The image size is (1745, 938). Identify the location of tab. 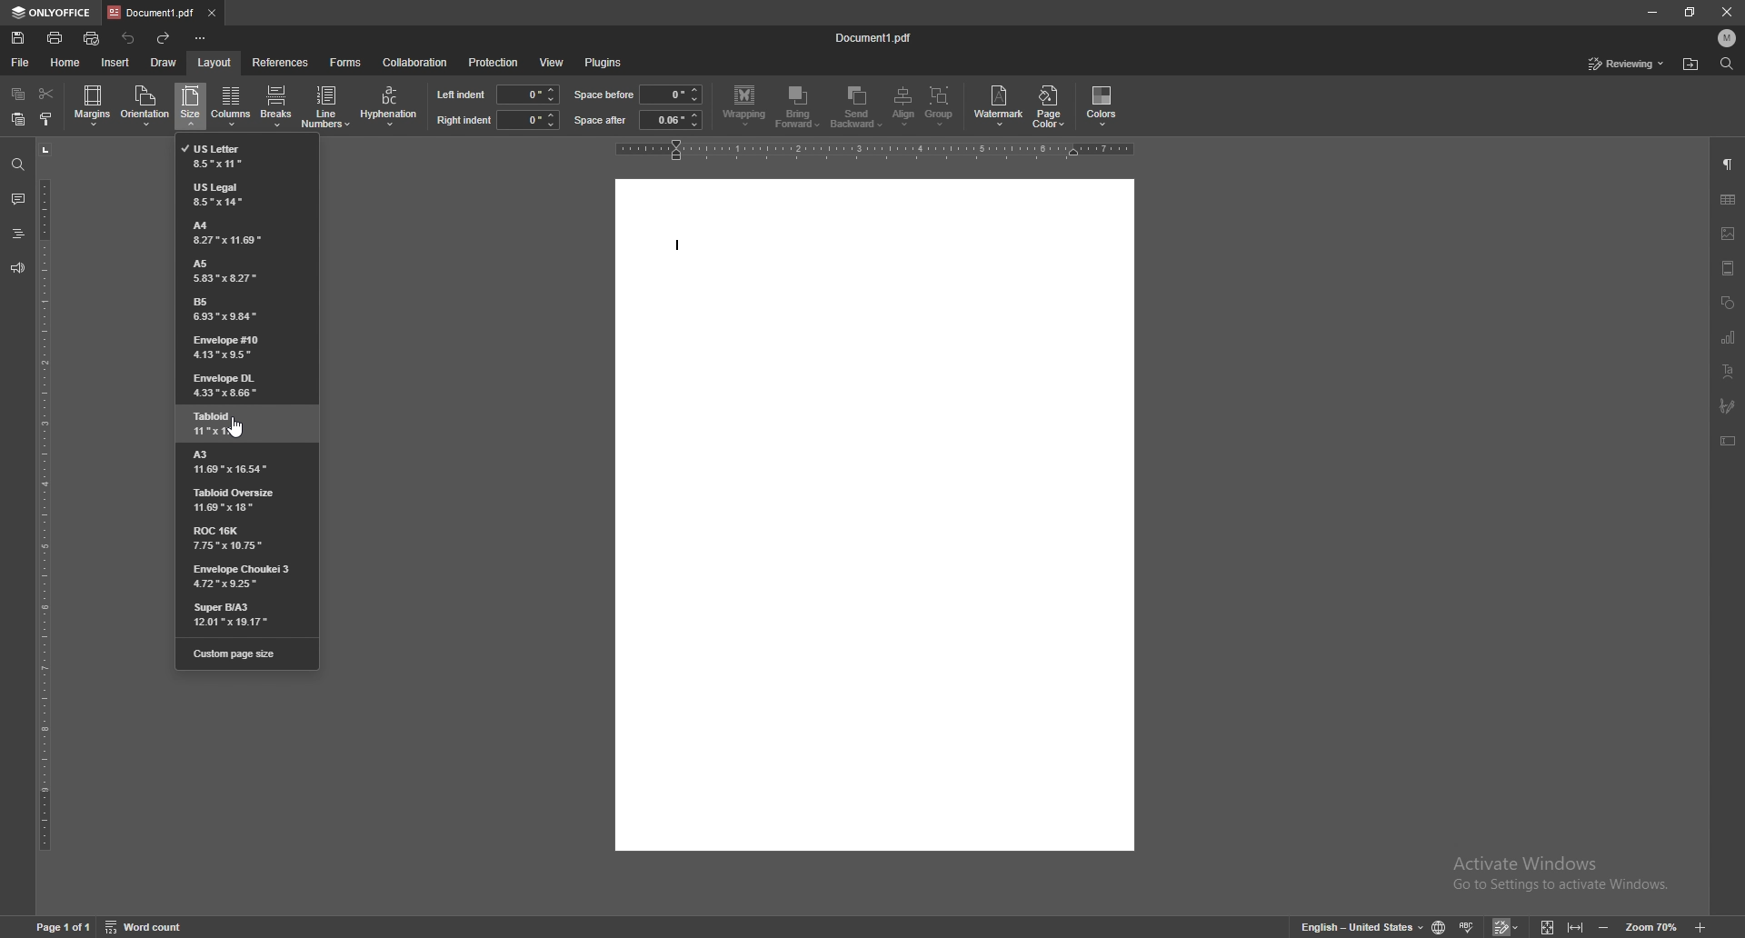
(151, 11).